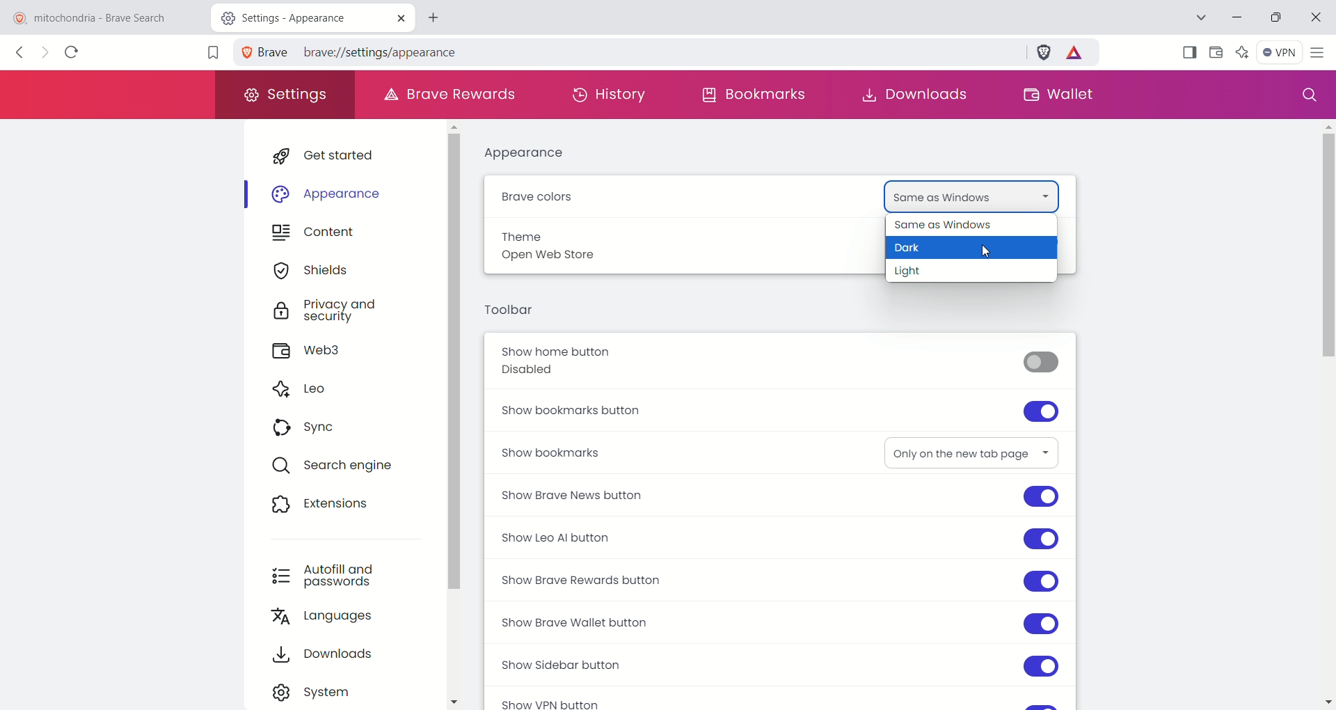 The width and height of the screenshot is (1336, 710). Describe the element at coordinates (1058, 94) in the screenshot. I see `wallet` at that location.